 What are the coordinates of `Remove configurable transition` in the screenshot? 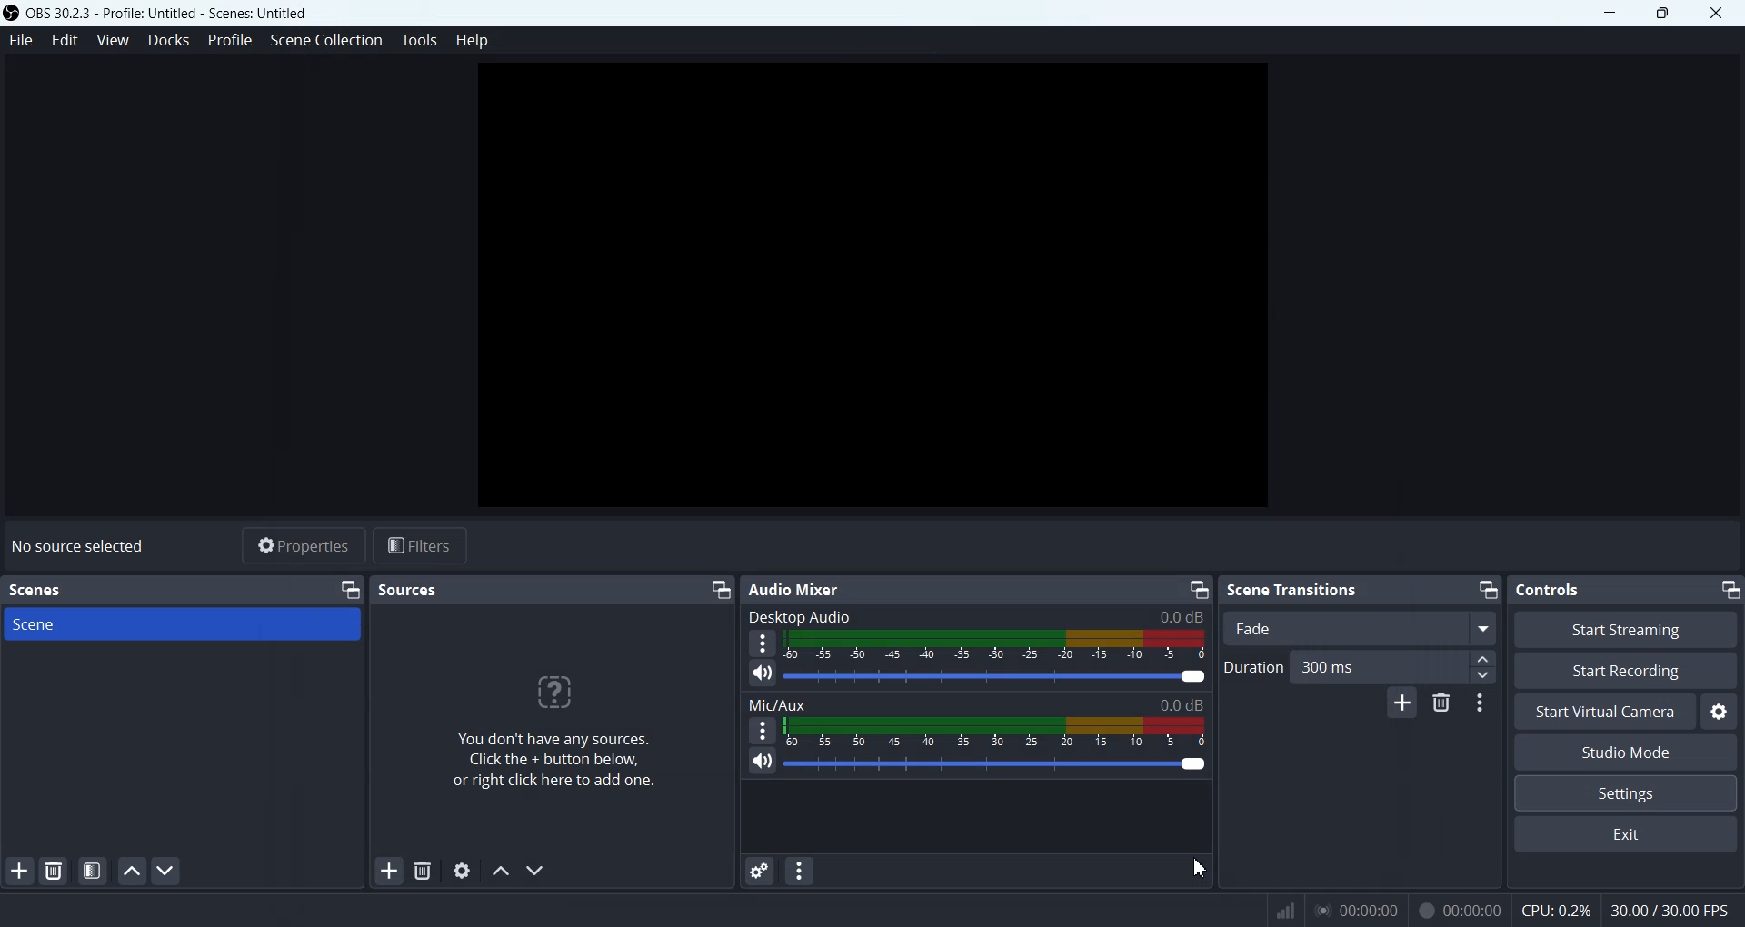 It's located at (1442, 703).